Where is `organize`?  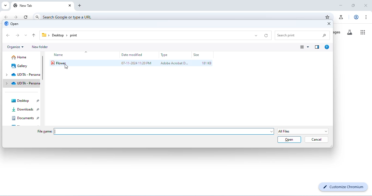 organize is located at coordinates (15, 47).